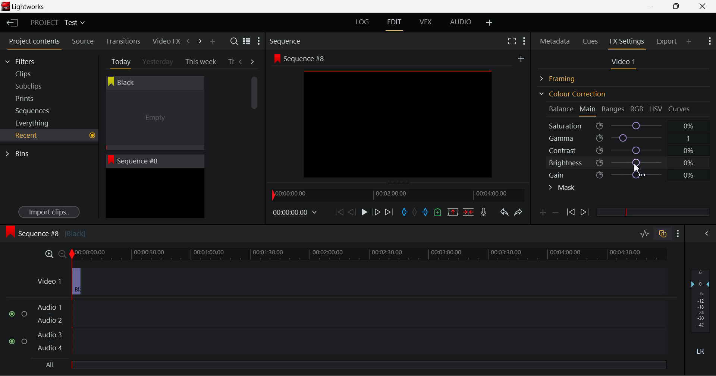 This screenshot has height=376, width=716. I want to click on Previous keyframe, so click(570, 213).